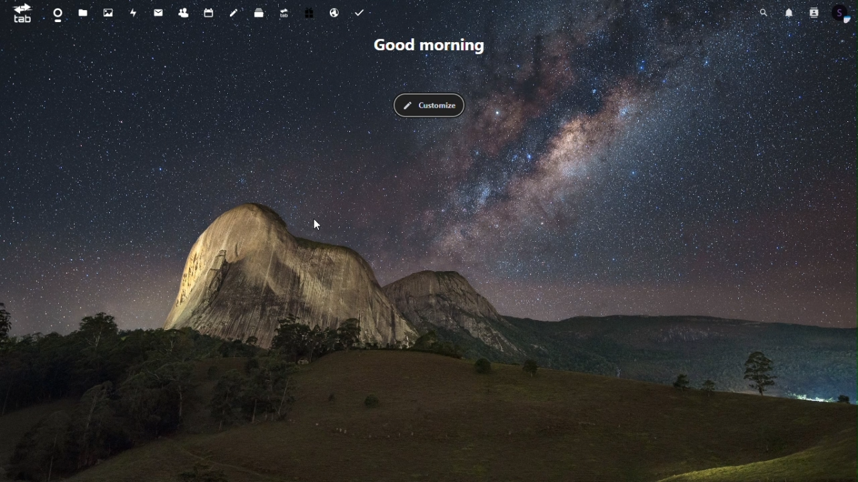 This screenshot has height=482, width=858. Describe the element at coordinates (813, 13) in the screenshot. I see `contacts` at that location.